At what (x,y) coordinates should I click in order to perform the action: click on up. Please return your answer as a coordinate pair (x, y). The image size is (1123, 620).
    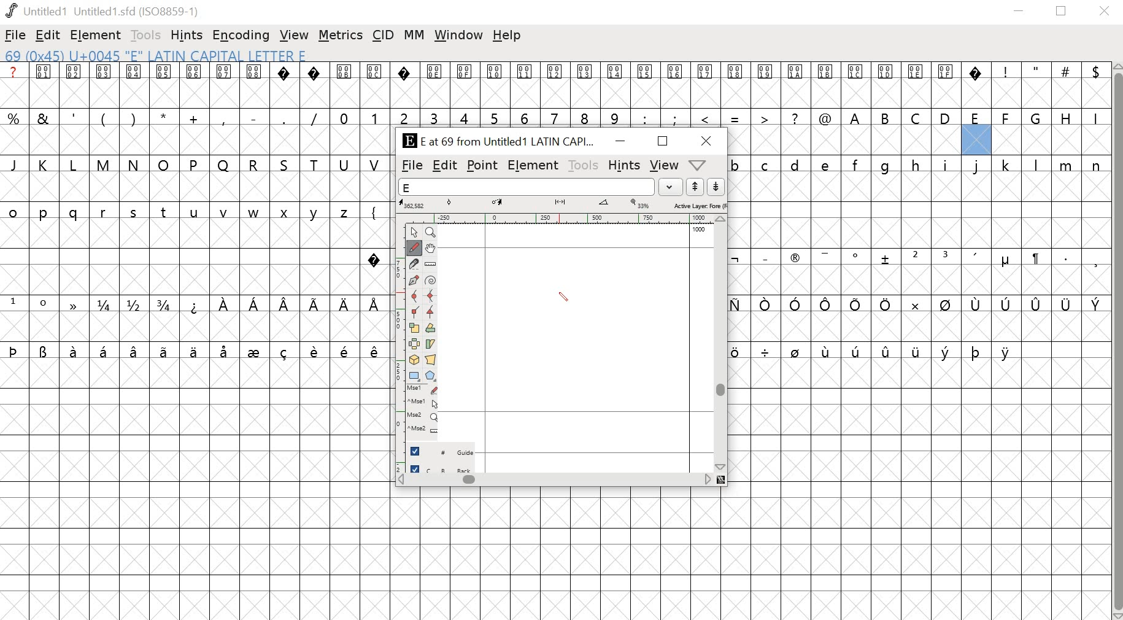
    Looking at the image, I should click on (695, 187).